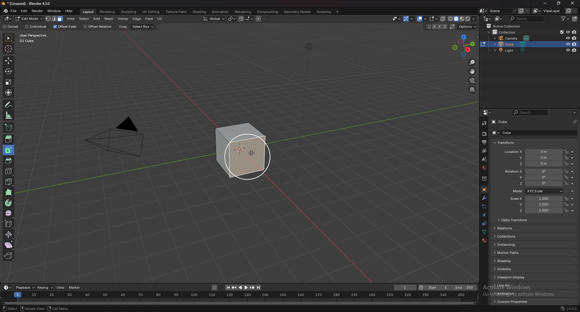 Image resolution: width=580 pixels, height=312 pixels. What do you see at coordinates (566, 184) in the screenshot?
I see `lock` at bounding box center [566, 184].